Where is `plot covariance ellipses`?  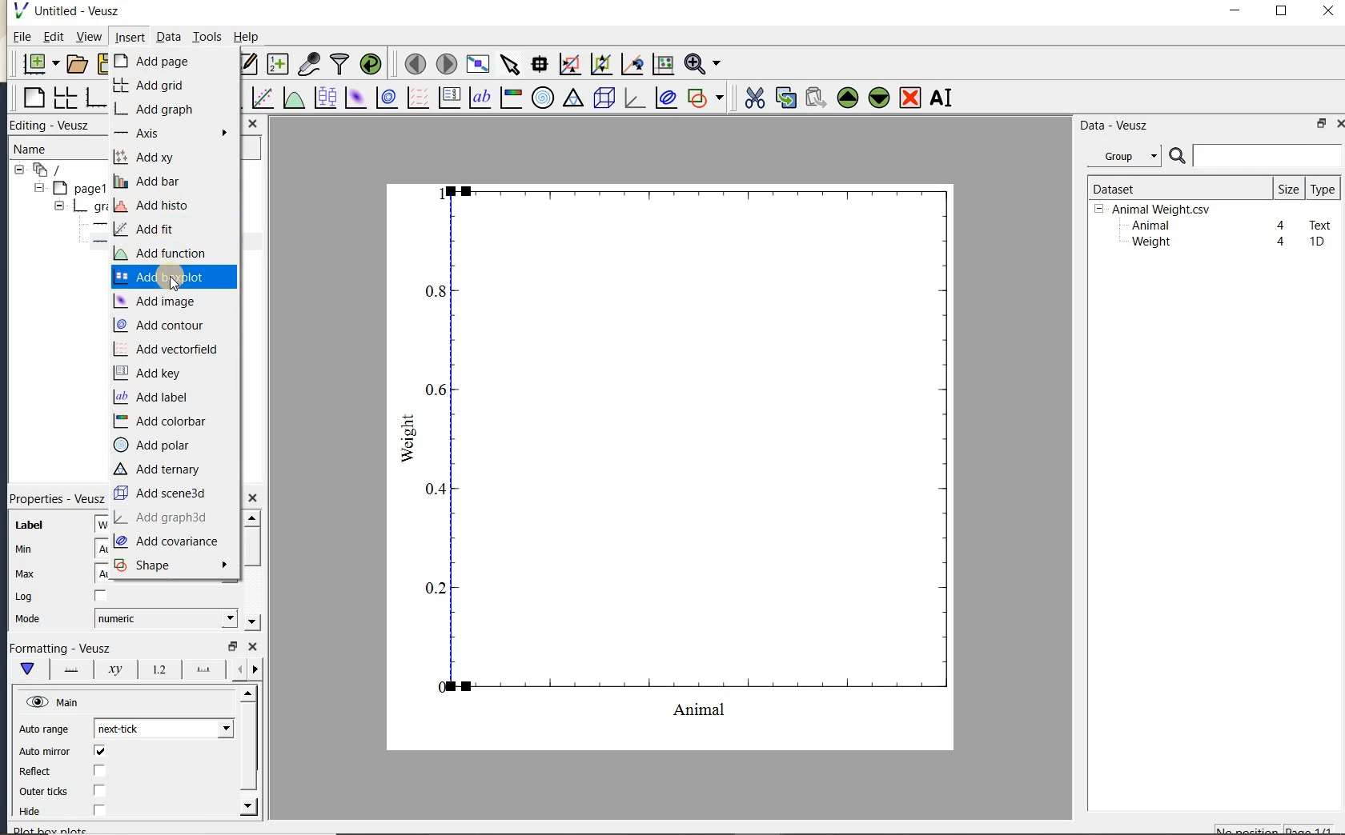
plot covariance ellipses is located at coordinates (664, 97).